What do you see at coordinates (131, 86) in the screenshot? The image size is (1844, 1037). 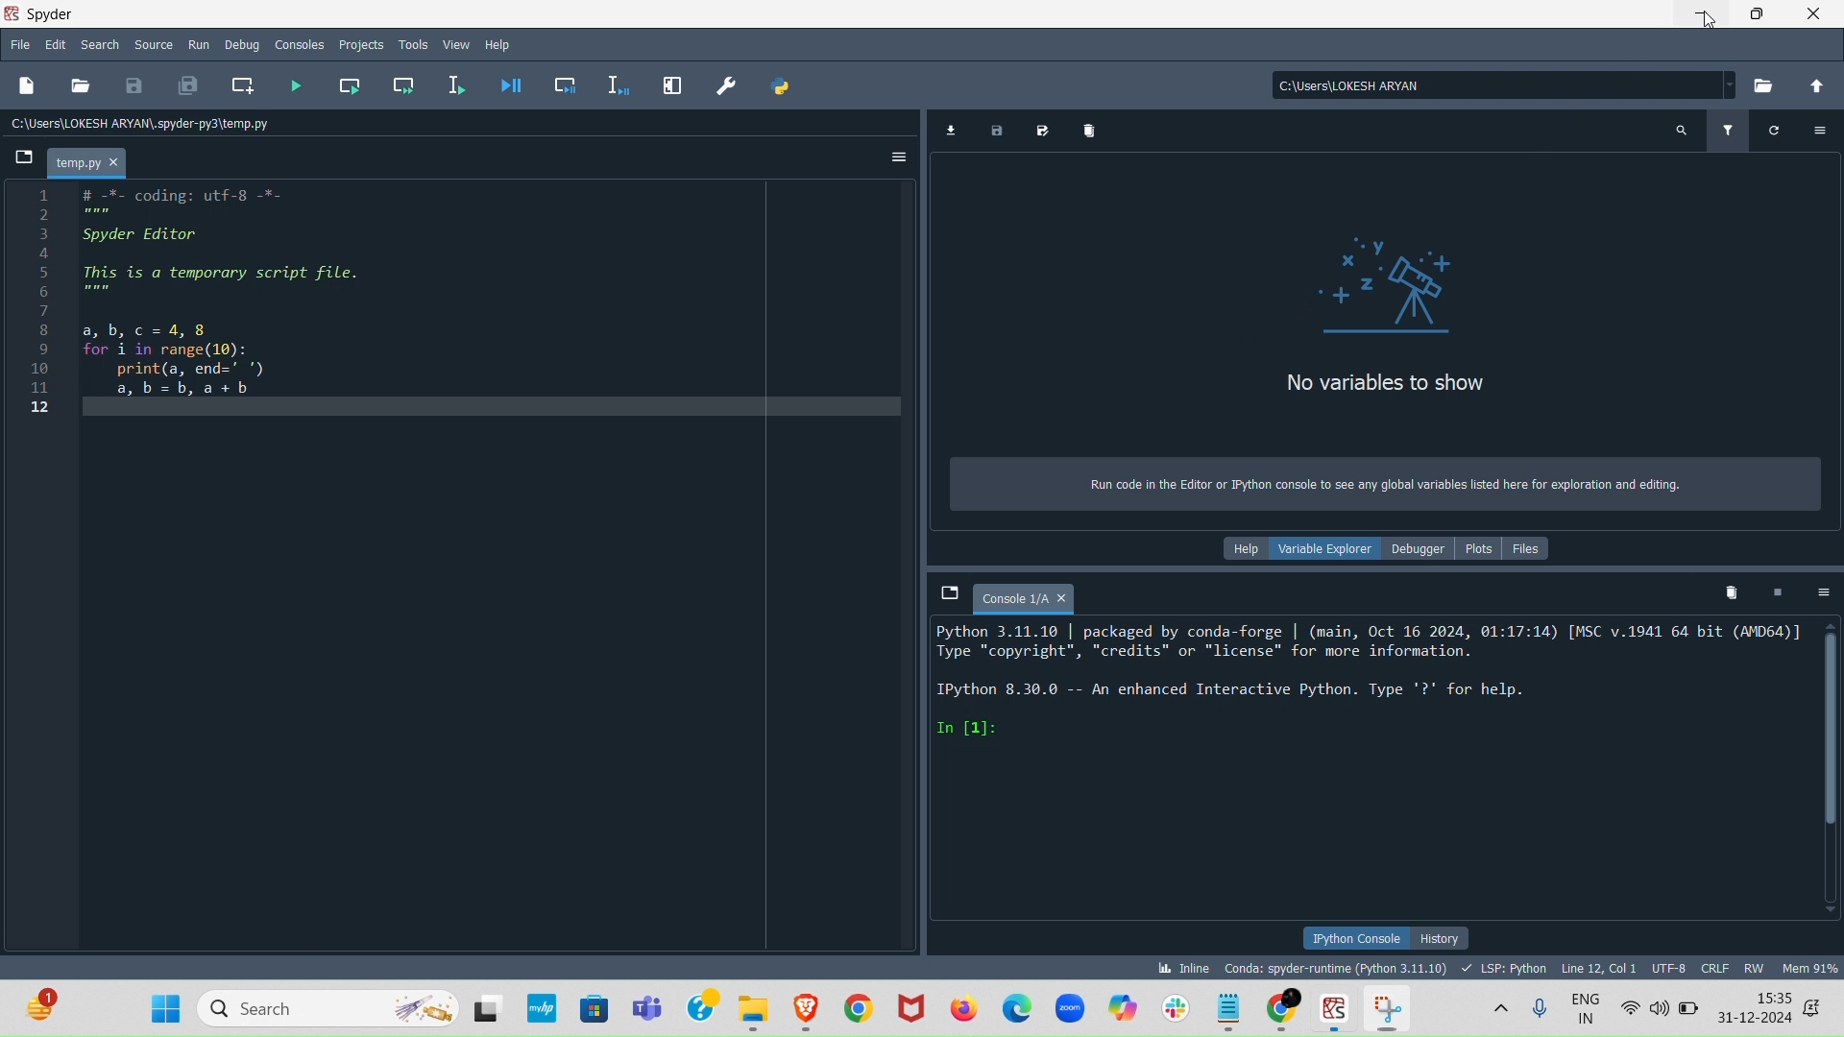 I see `Save file (Ctrl + S)` at bounding box center [131, 86].